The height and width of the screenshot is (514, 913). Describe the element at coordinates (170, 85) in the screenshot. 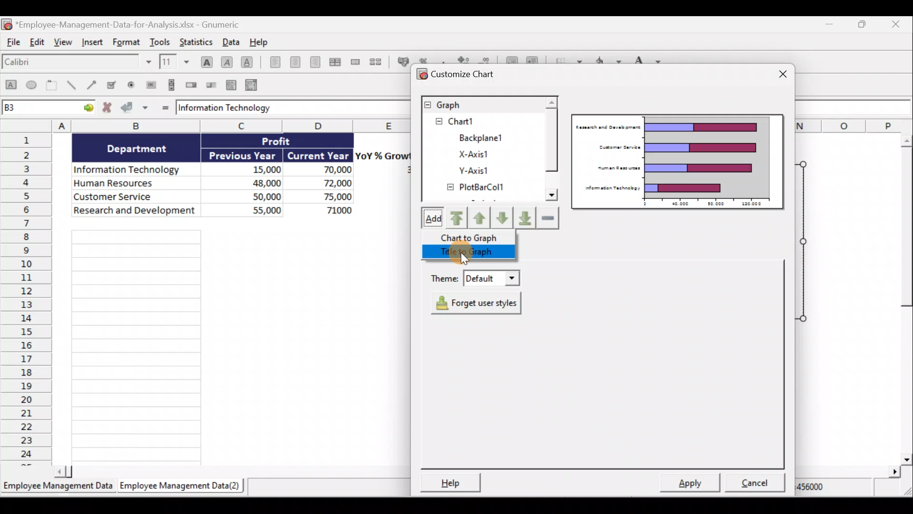

I see `Create a scrollbar` at that location.